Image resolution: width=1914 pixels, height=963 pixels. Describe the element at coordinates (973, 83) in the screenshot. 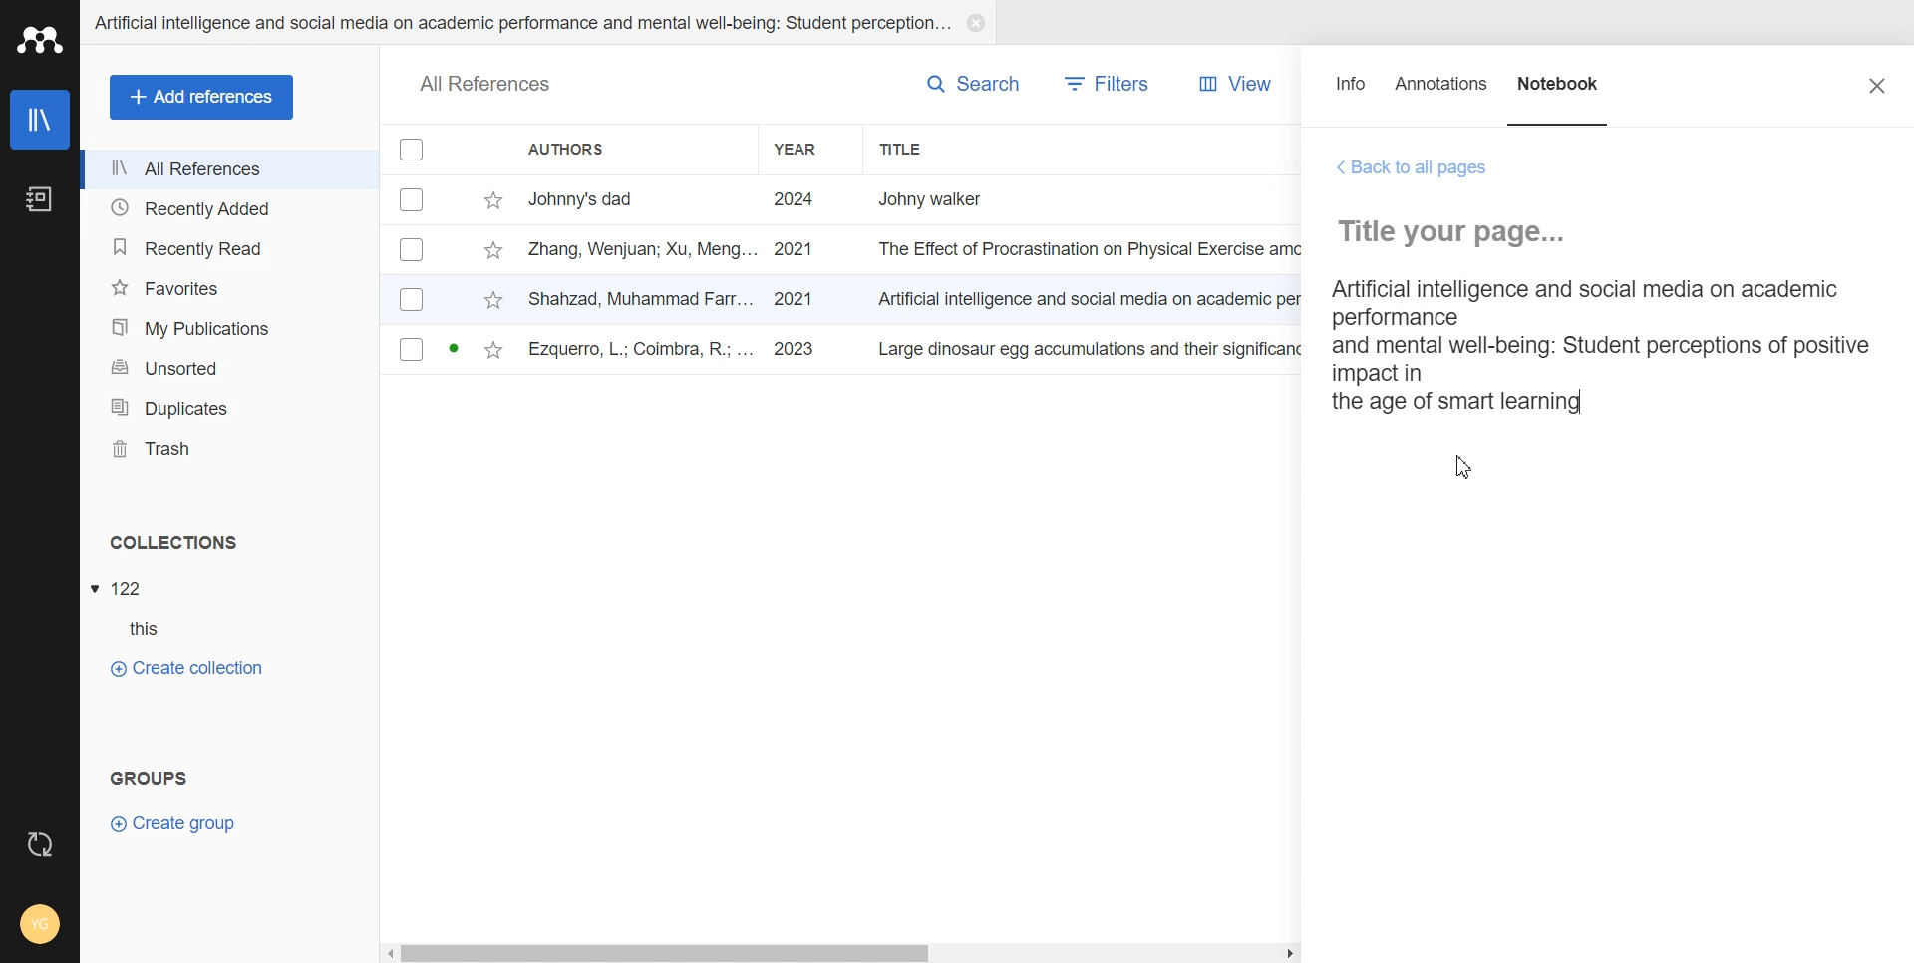

I see `Search` at that location.